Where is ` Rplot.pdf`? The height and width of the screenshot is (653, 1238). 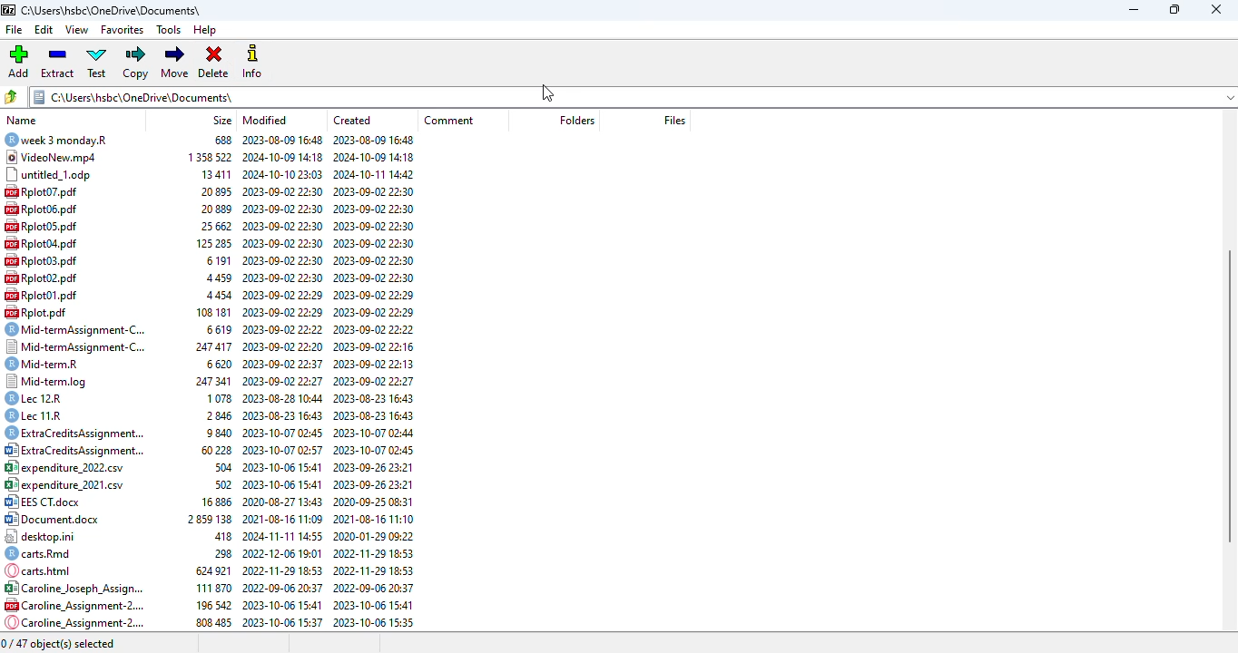
 Rplot.pdf is located at coordinates (36, 314).